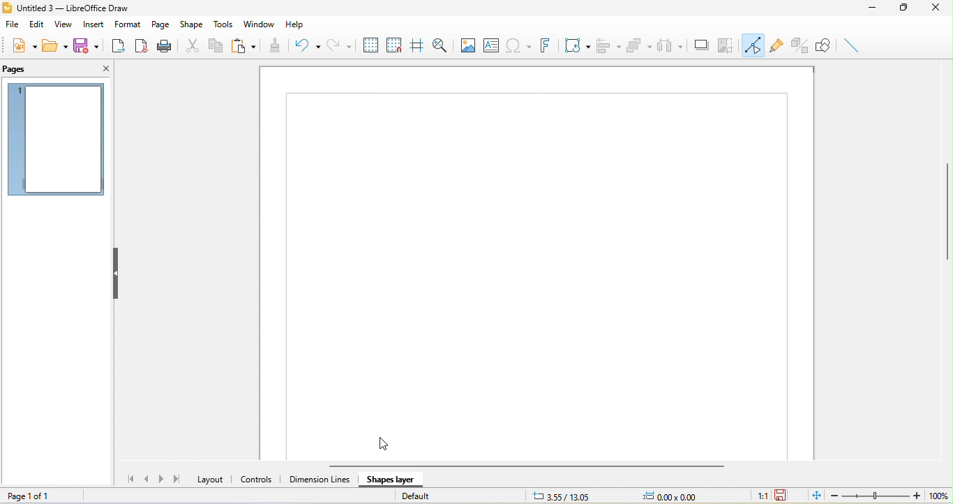  I want to click on align object, so click(611, 43).